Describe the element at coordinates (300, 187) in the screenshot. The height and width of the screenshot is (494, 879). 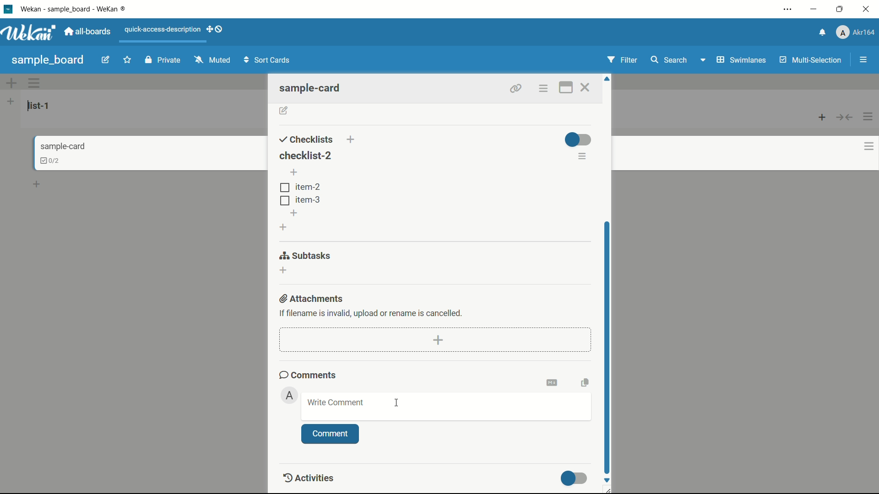
I see `item-2` at that location.